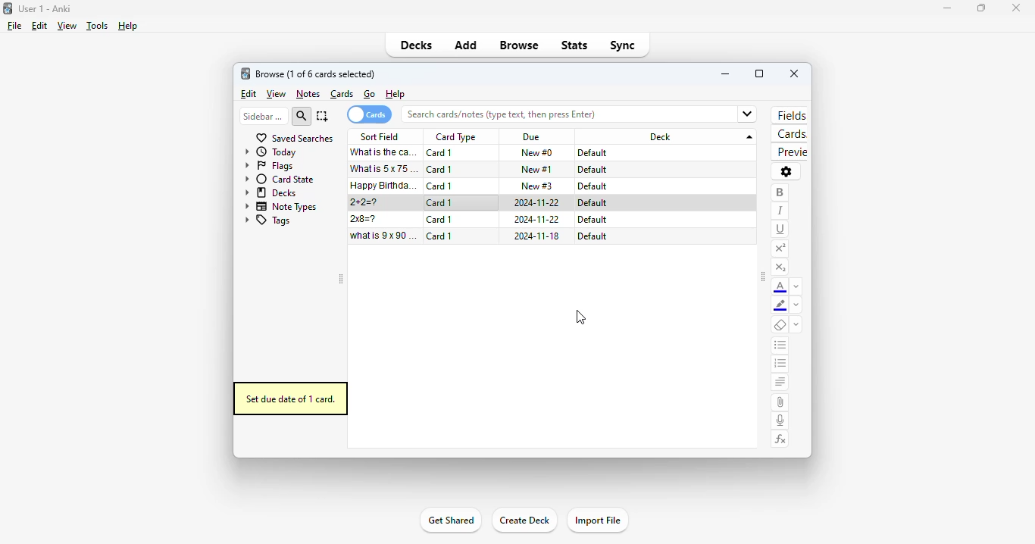 The image size is (1035, 544). What do you see at coordinates (592, 203) in the screenshot?
I see `default` at bounding box center [592, 203].